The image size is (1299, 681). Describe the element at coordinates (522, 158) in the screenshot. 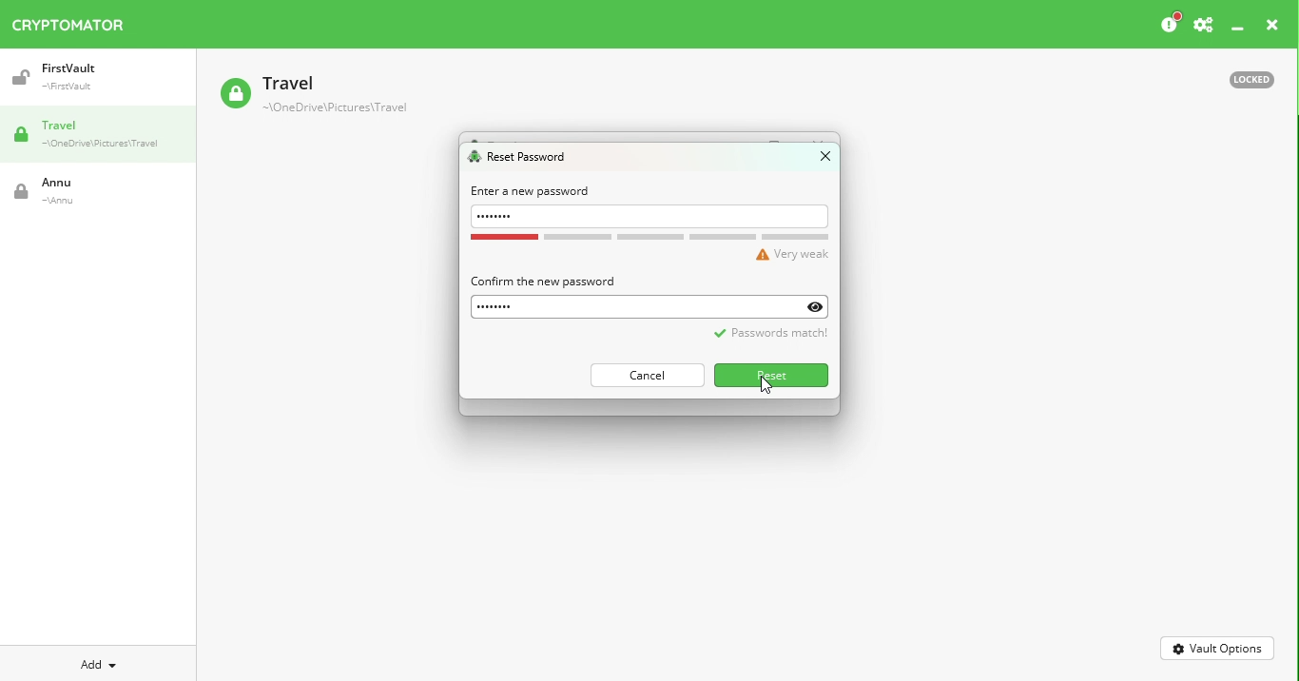

I see `Reset password` at that location.